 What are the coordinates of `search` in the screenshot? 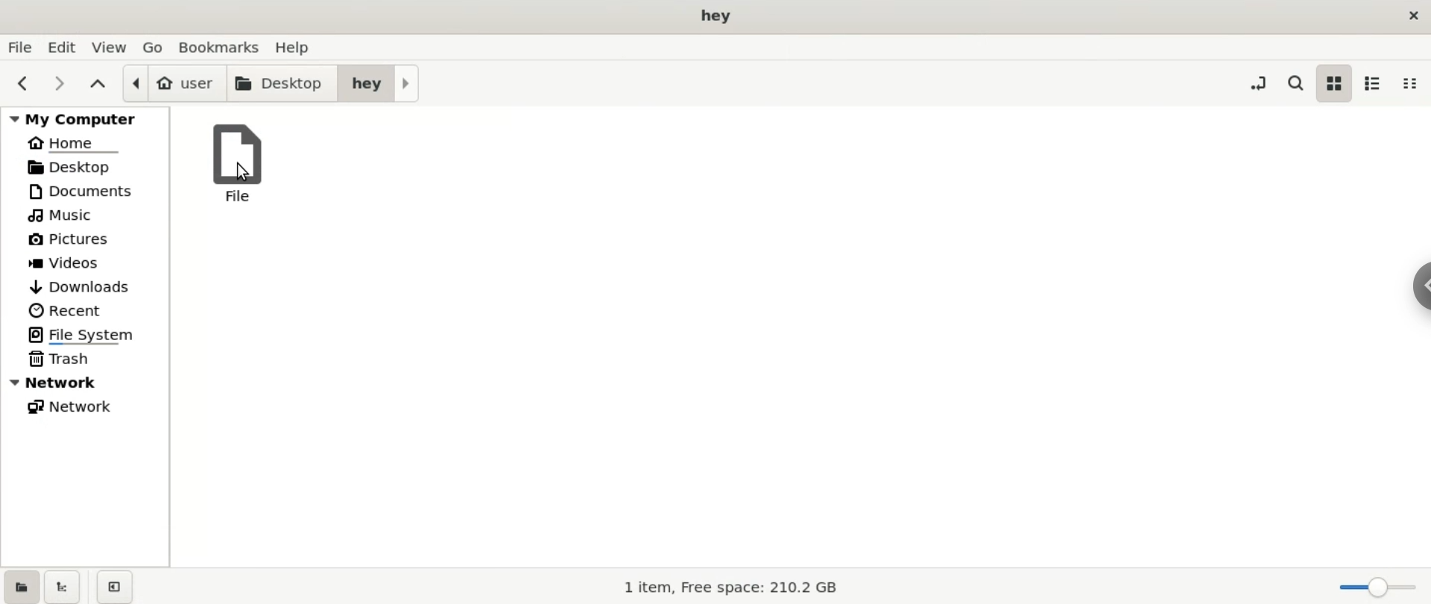 It's located at (1293, 86).